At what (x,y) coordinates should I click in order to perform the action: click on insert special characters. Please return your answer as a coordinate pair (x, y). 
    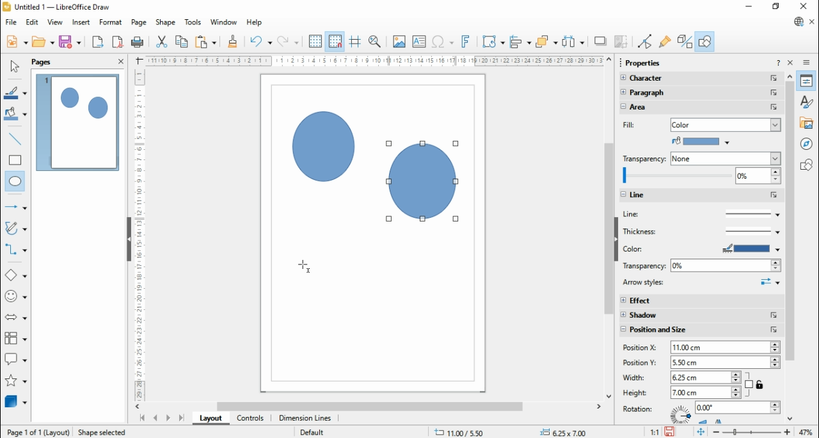
    Looking at the image, I should click on (443, 41).